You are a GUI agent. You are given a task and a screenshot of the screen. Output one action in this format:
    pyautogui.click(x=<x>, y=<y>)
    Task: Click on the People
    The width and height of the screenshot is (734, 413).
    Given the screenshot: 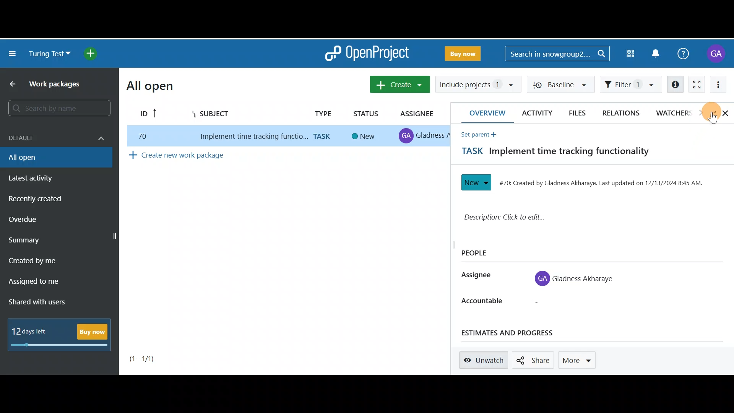 What is the action you would take?
    pyautogui.click(x=478, y=254)
    